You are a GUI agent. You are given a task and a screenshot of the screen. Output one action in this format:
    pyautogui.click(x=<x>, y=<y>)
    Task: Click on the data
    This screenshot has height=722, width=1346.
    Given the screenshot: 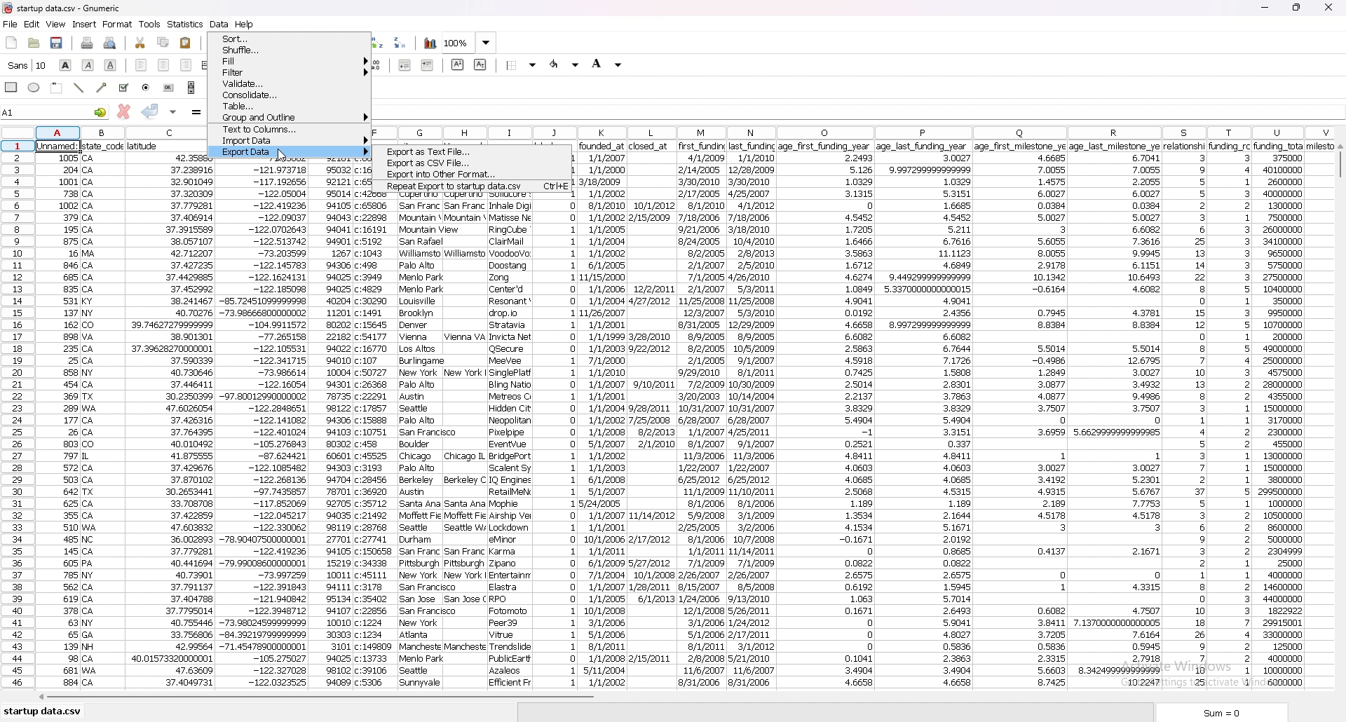 What is the action you would take?
    pyautogui.click(x=331, y=428)
    